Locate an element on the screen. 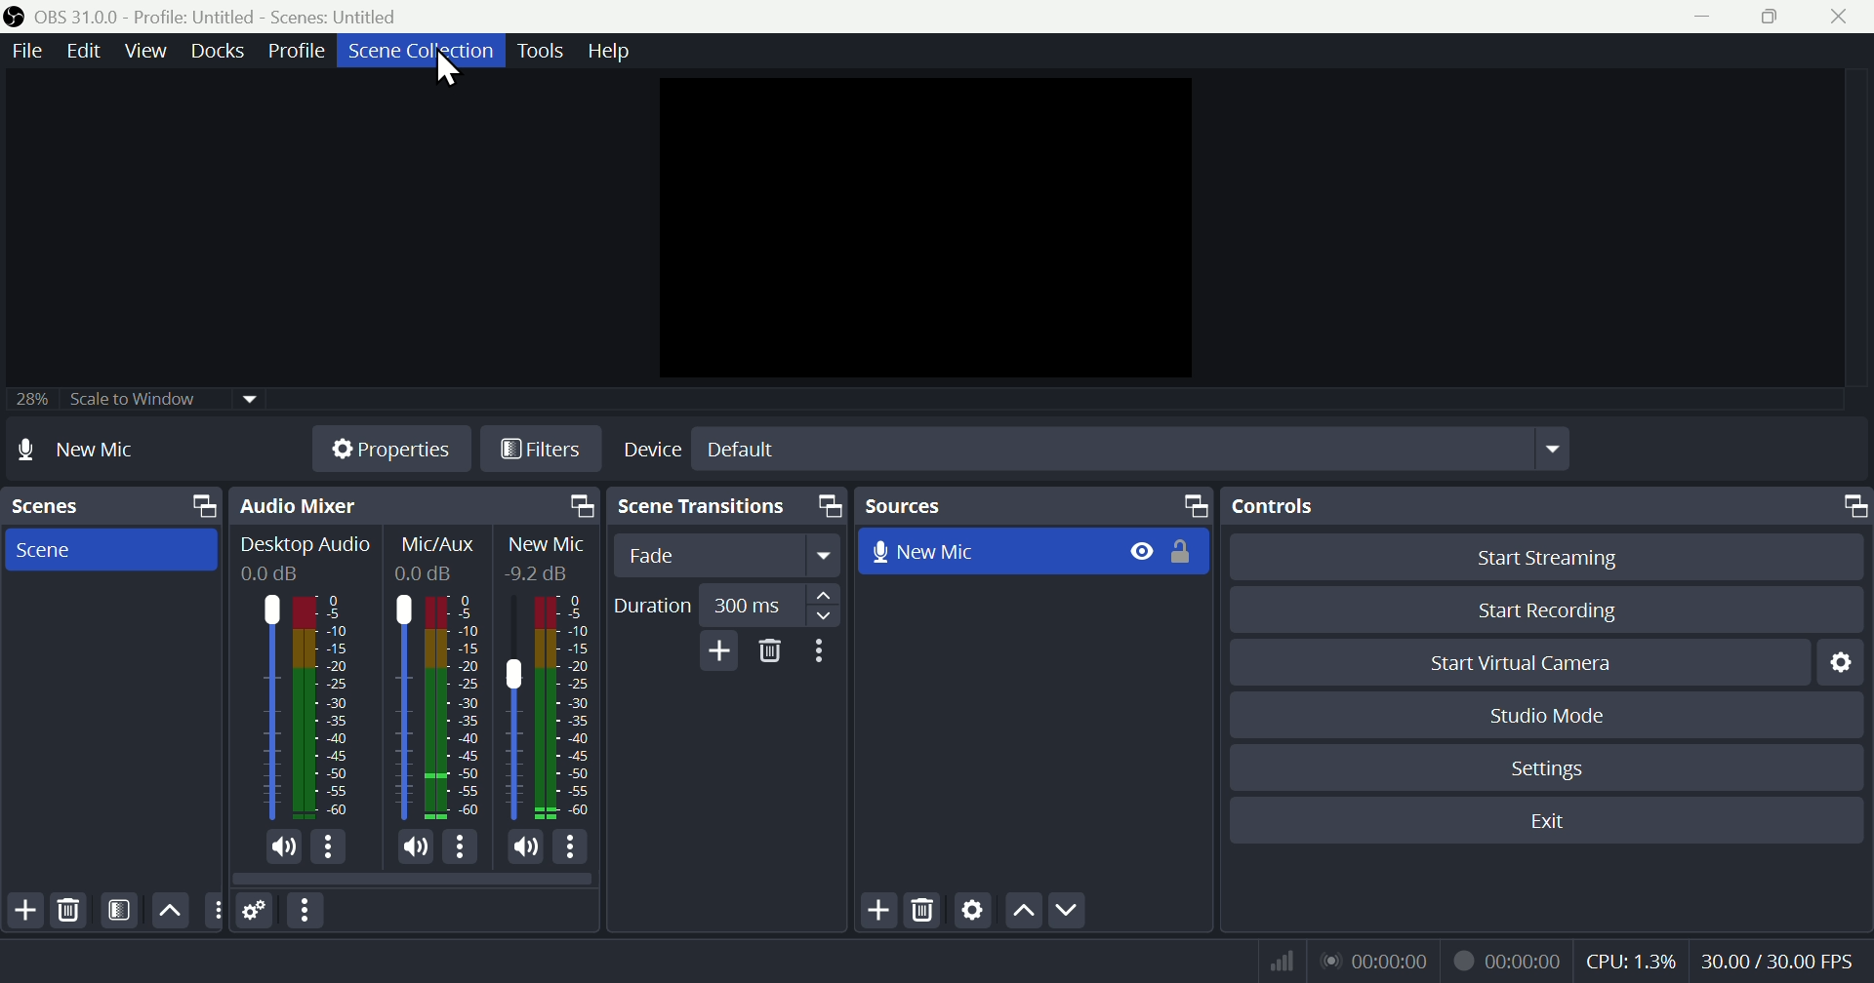 Image resolution: width=1874 pixels, height=983 pixels. OBS 31 .0 .0 profile: untitled scenes: untitled is located at coordinates (259, 15).